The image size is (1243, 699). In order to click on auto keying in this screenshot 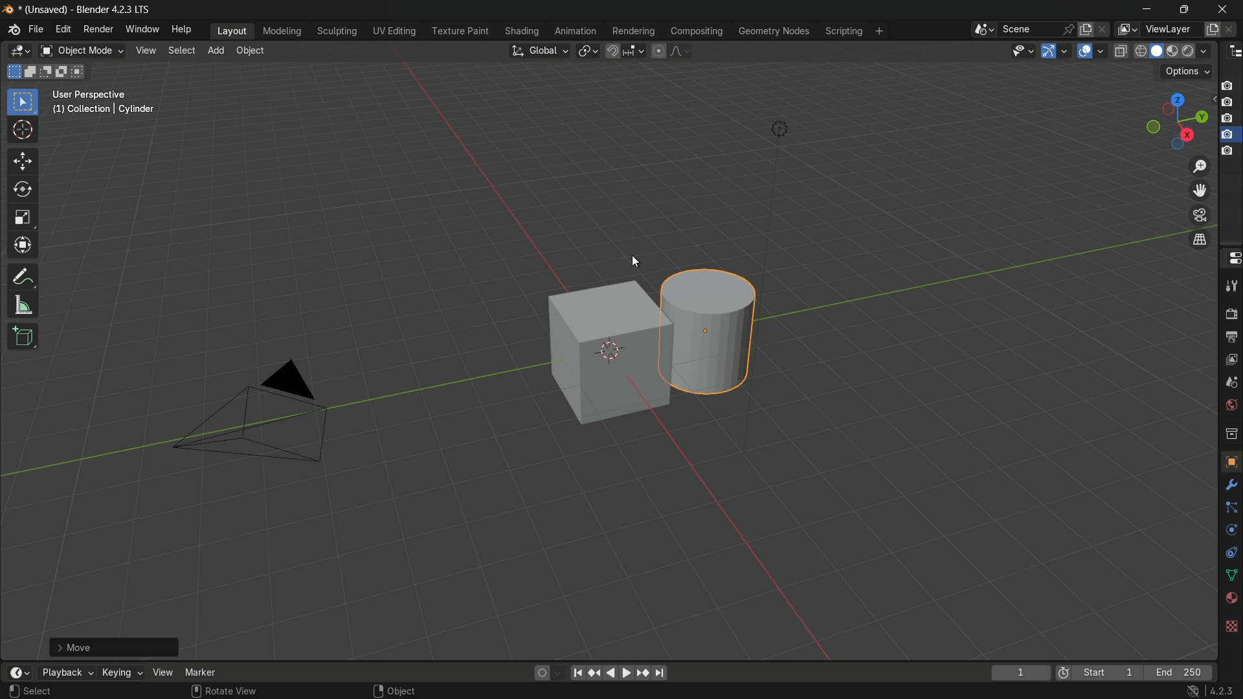, I will do `click(541, 673)`.